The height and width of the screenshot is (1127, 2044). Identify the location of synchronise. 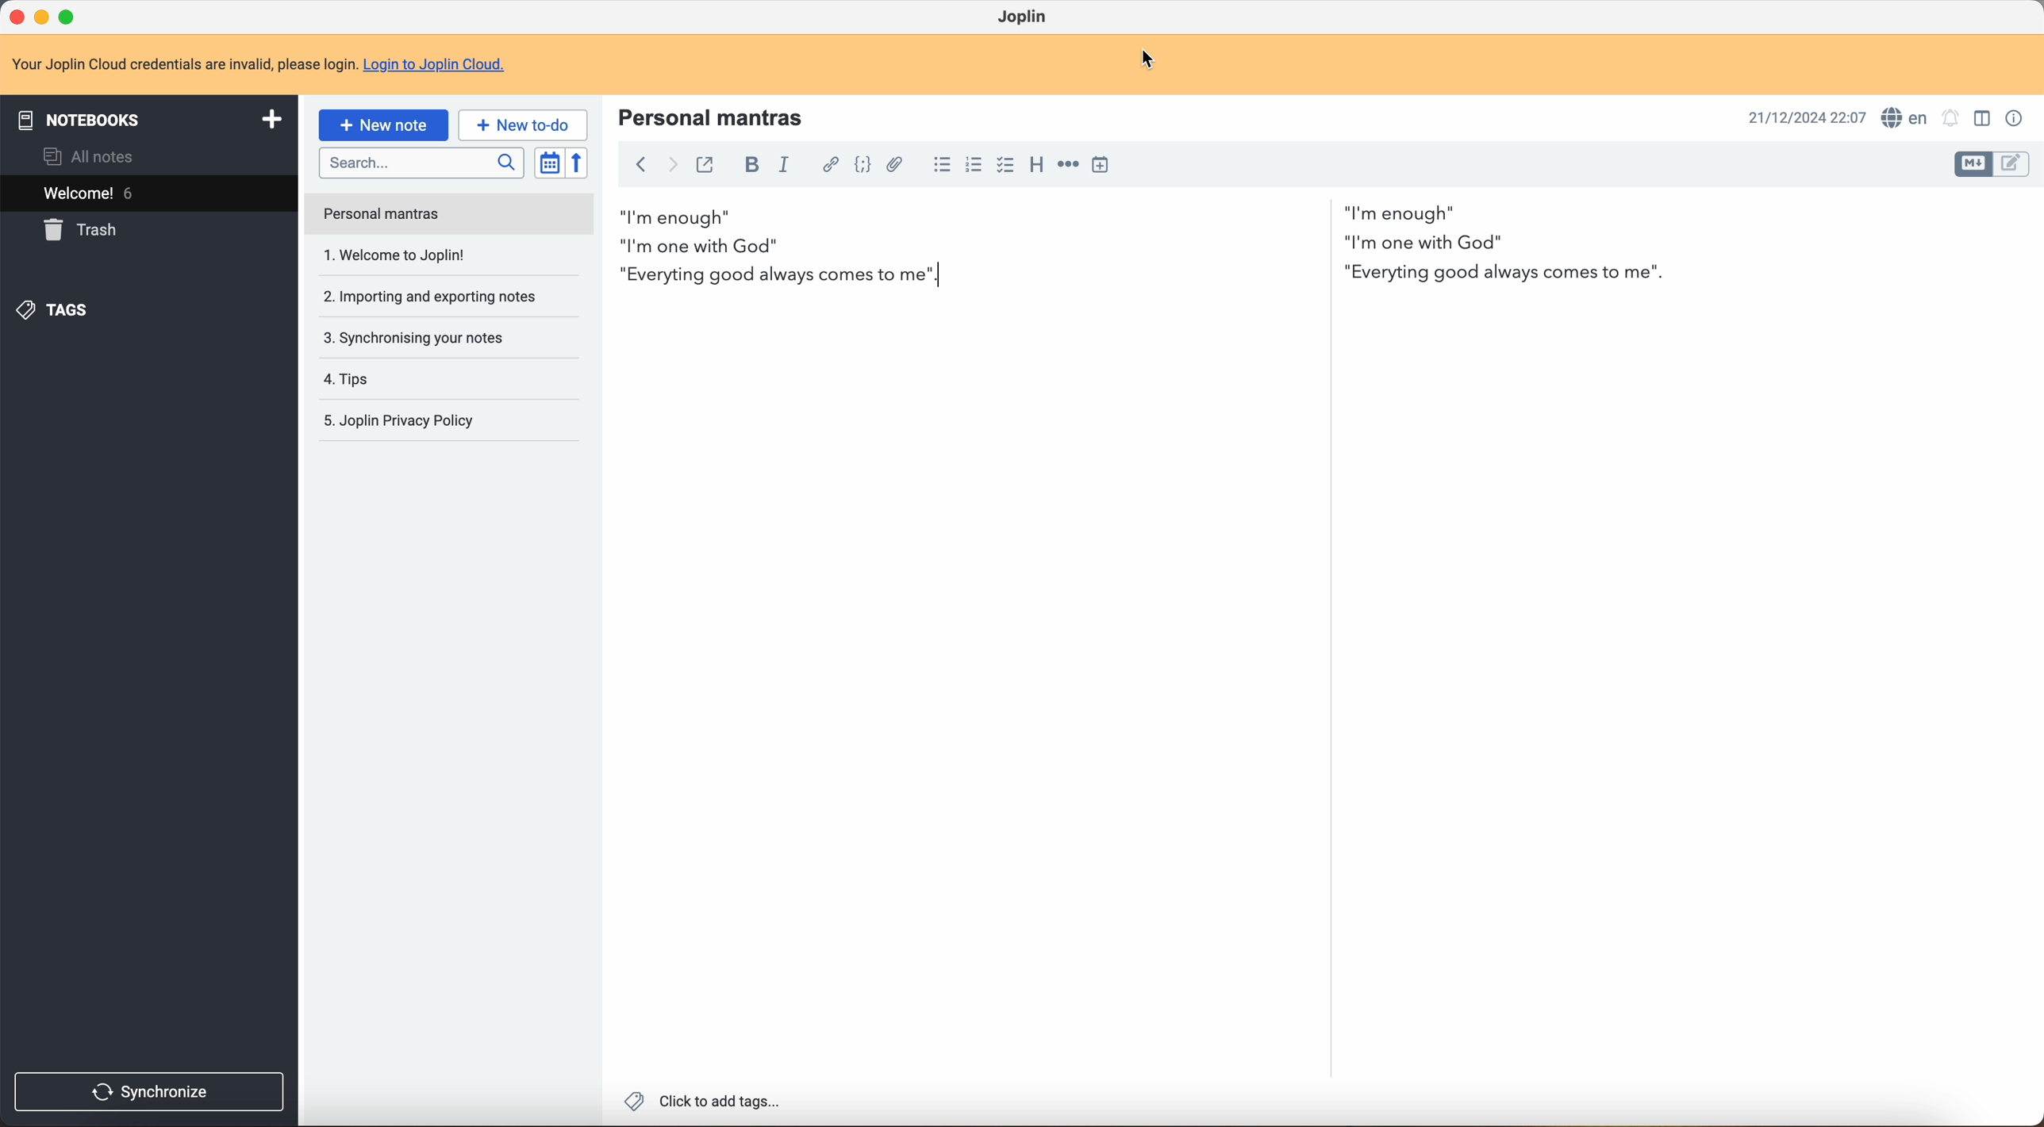
(155, 1091).